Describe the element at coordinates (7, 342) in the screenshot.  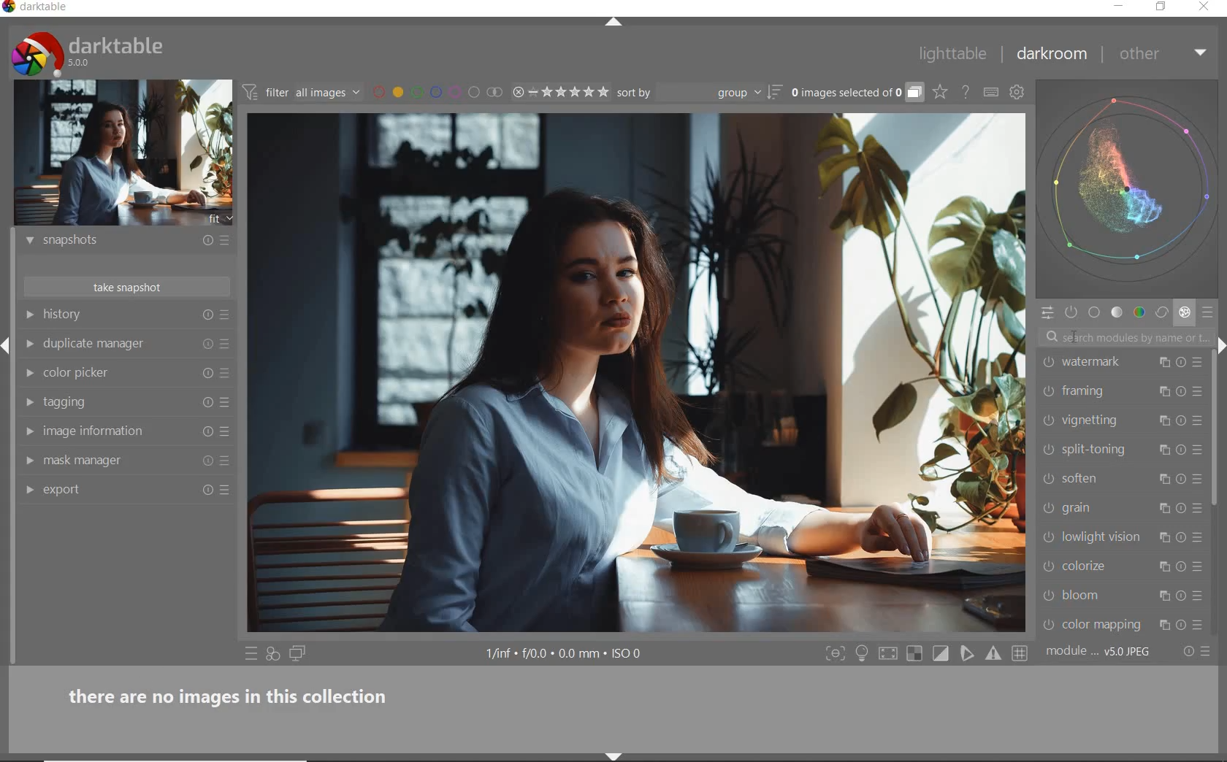
I see `Expand/Collapse` at that location.